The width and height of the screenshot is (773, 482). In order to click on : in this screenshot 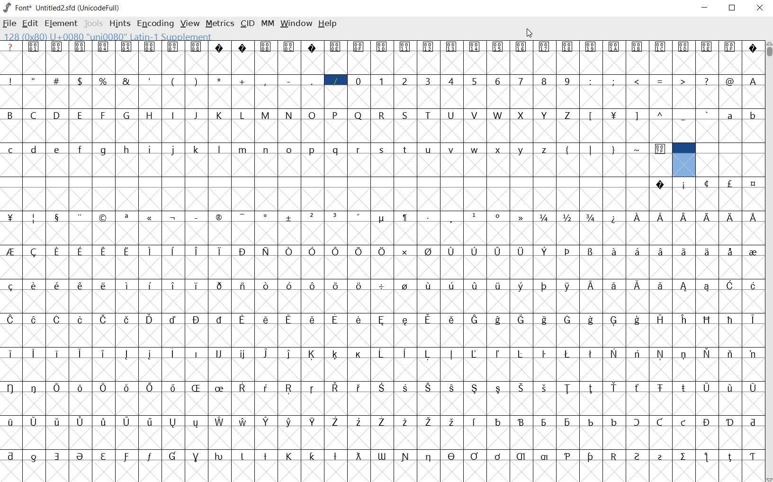, I will do `click(592, 81)`.